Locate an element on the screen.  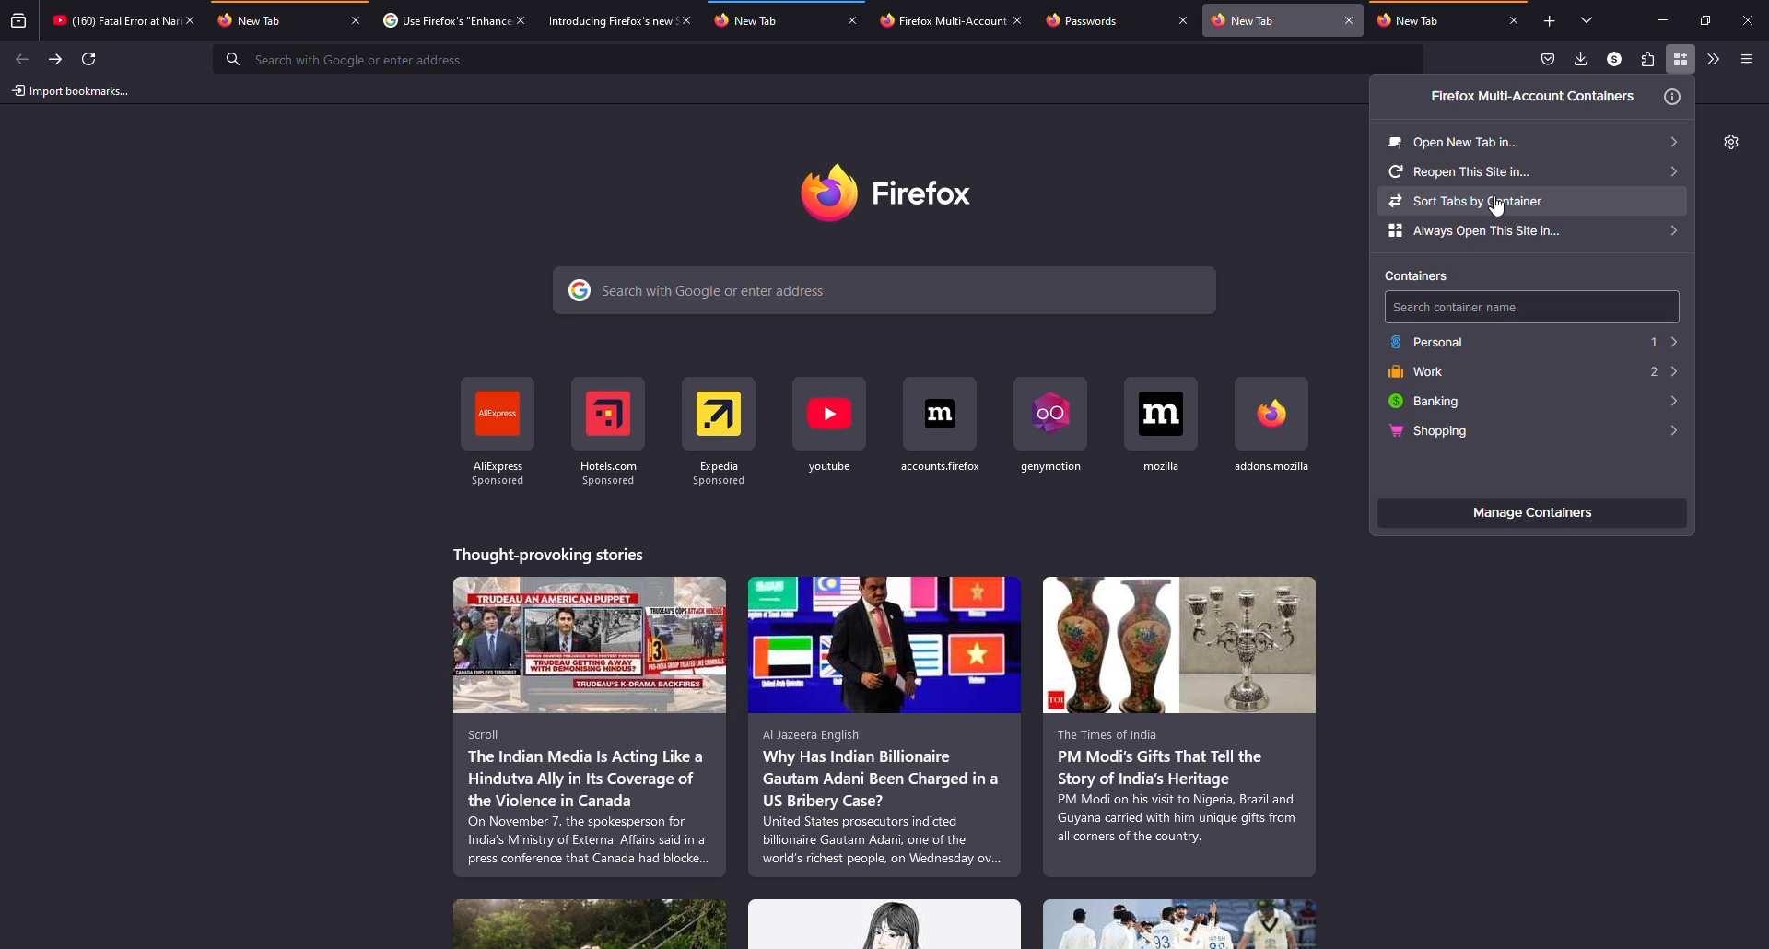
cursor is located at coordinates (1498, 209).